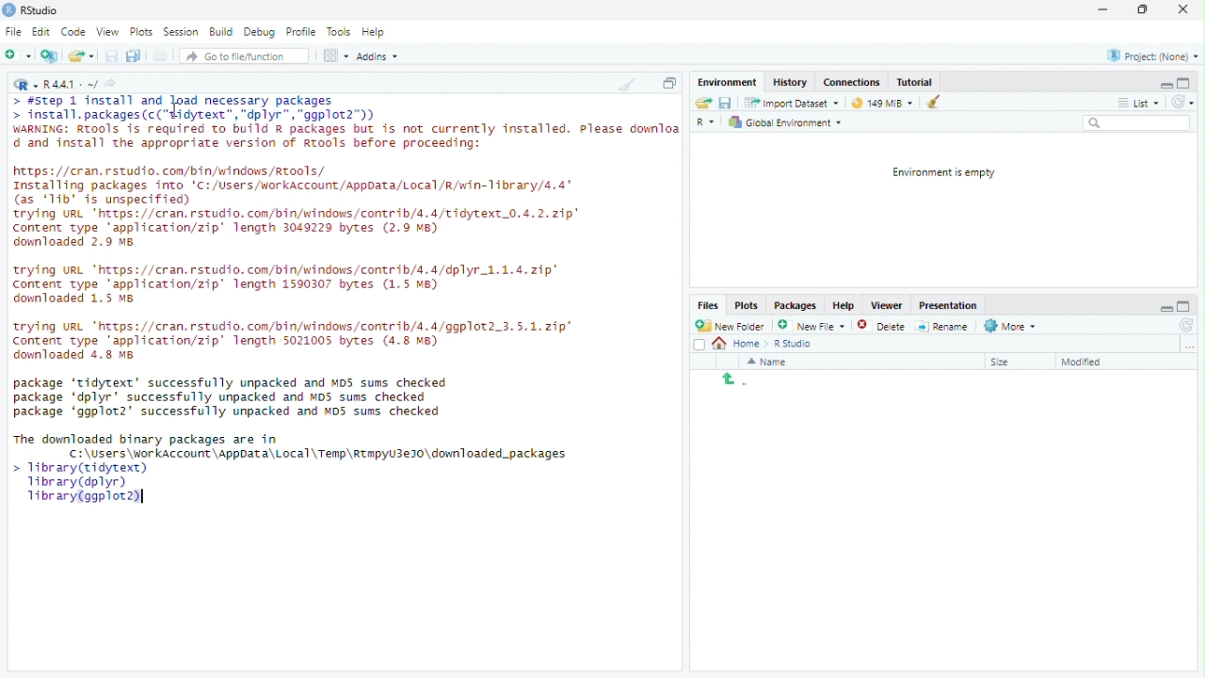 This screenshot has height=678, width=1205. What do you see at coordinates (236, 397) in the screenshot?
I see `package ‘tidytext’ successfully unpacked and D5 sums checked
package ‘dplyr’ successfully unpacked and MDS sums checked
package ‘ggplot2’ successfully unpacked and MDS sums checked` at bounding box center [236, 397].